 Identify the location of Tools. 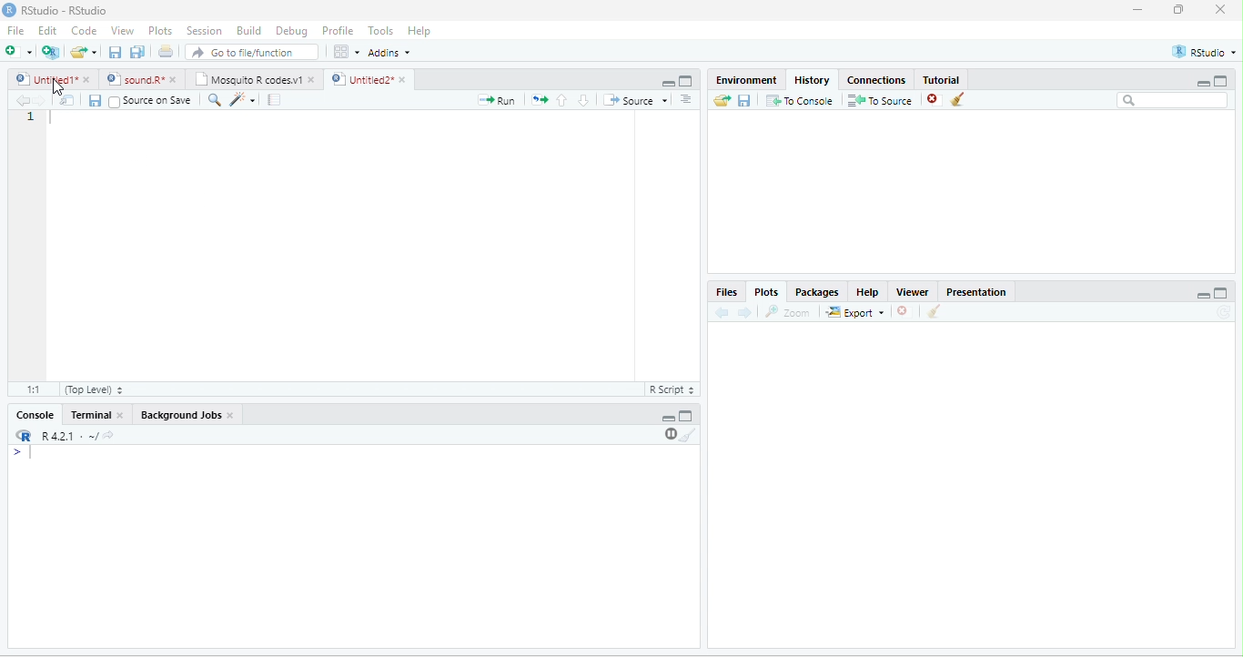
(382, 31).